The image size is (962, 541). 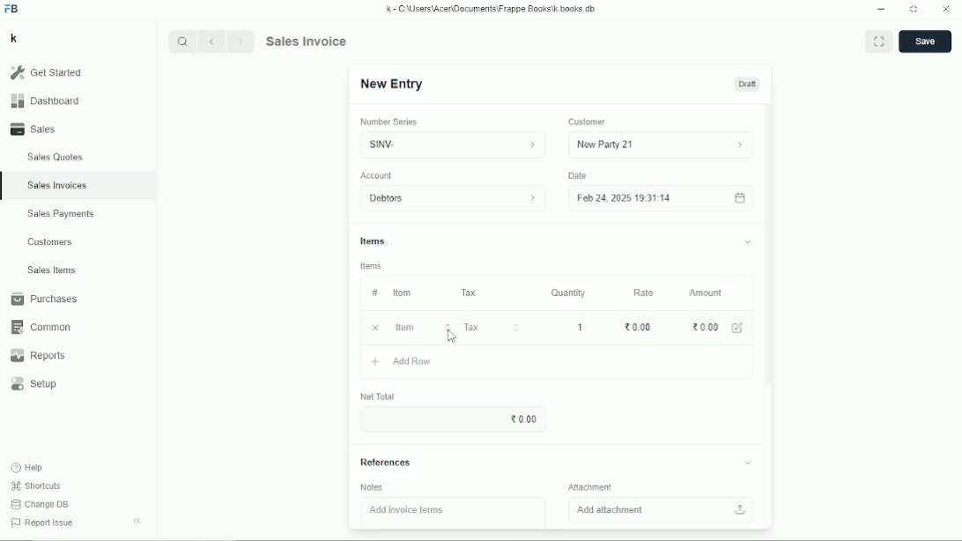 I want to click on FB, so click(x=12, y=9).